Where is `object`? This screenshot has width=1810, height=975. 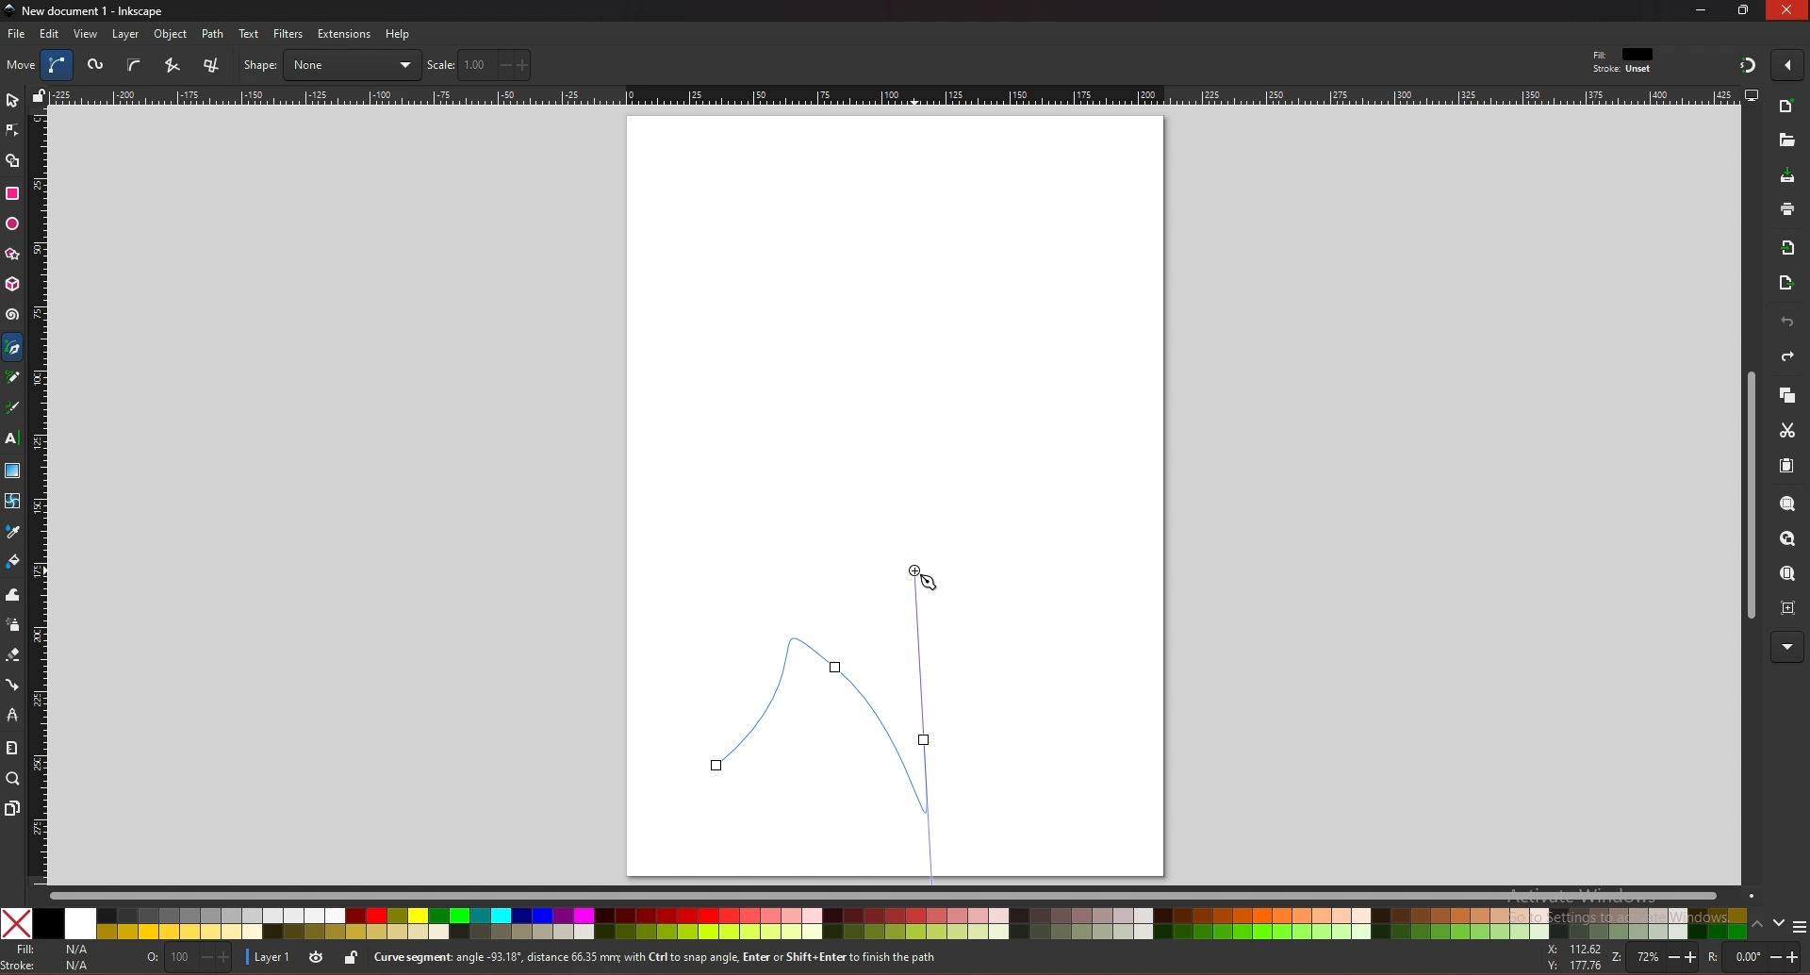 object is located at coordinates (173, 35).